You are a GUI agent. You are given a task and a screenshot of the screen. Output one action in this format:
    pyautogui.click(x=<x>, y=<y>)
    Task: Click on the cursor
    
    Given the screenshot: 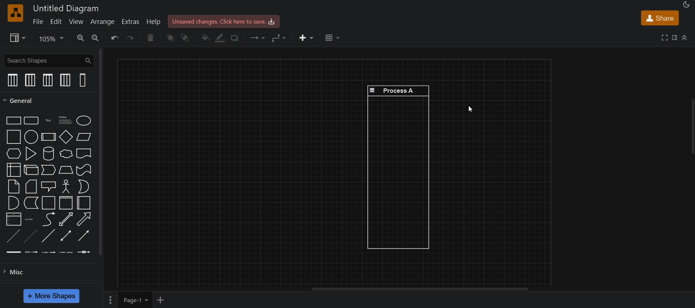 What is the action you would take?
    pyautogui.click(x=472, y=109)
    